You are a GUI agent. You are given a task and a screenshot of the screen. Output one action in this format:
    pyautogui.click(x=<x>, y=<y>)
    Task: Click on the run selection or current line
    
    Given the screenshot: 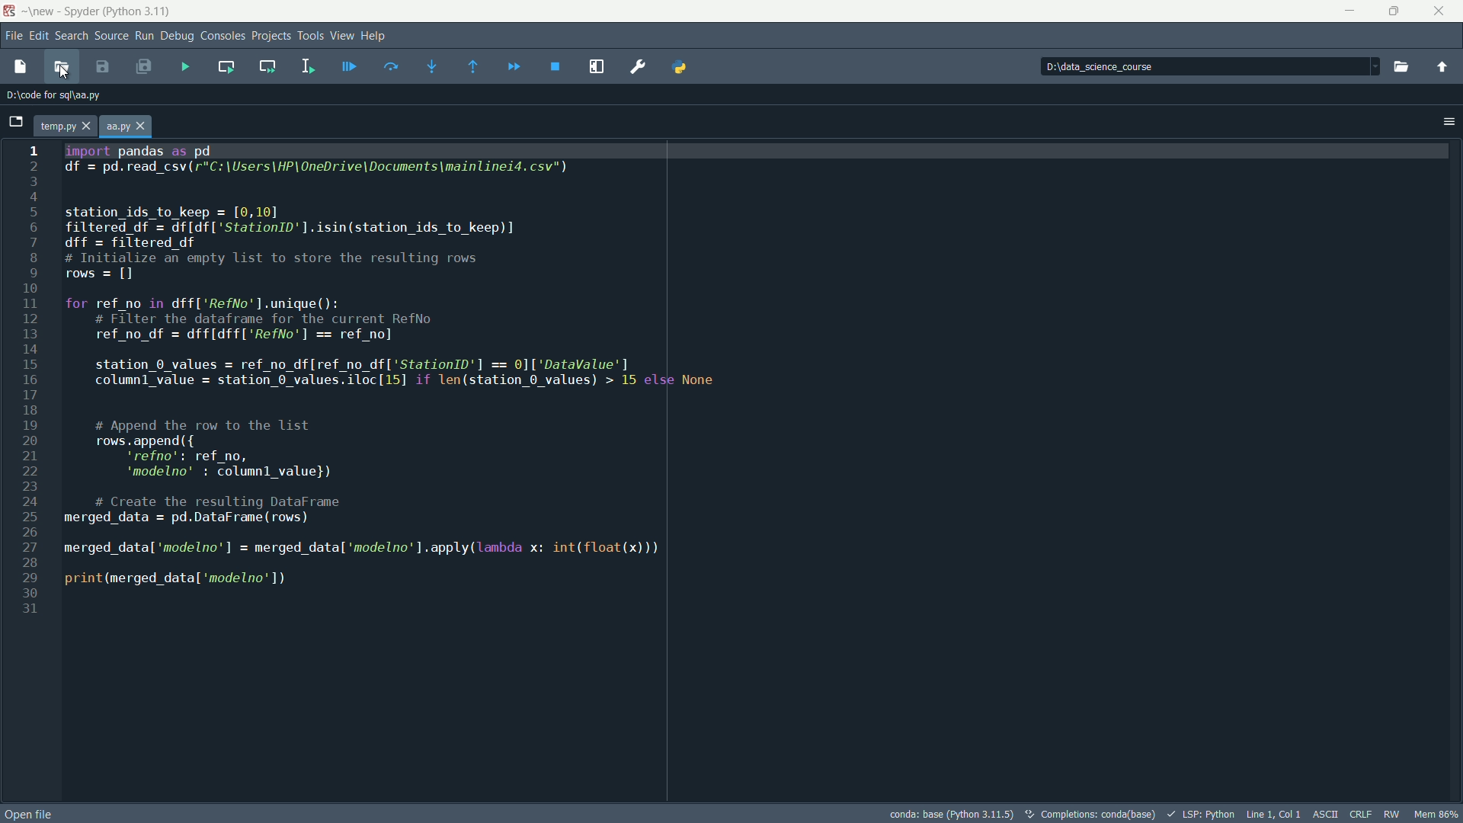 What is the action you would take?
    pyautogui.click(x=307, y=66)
    